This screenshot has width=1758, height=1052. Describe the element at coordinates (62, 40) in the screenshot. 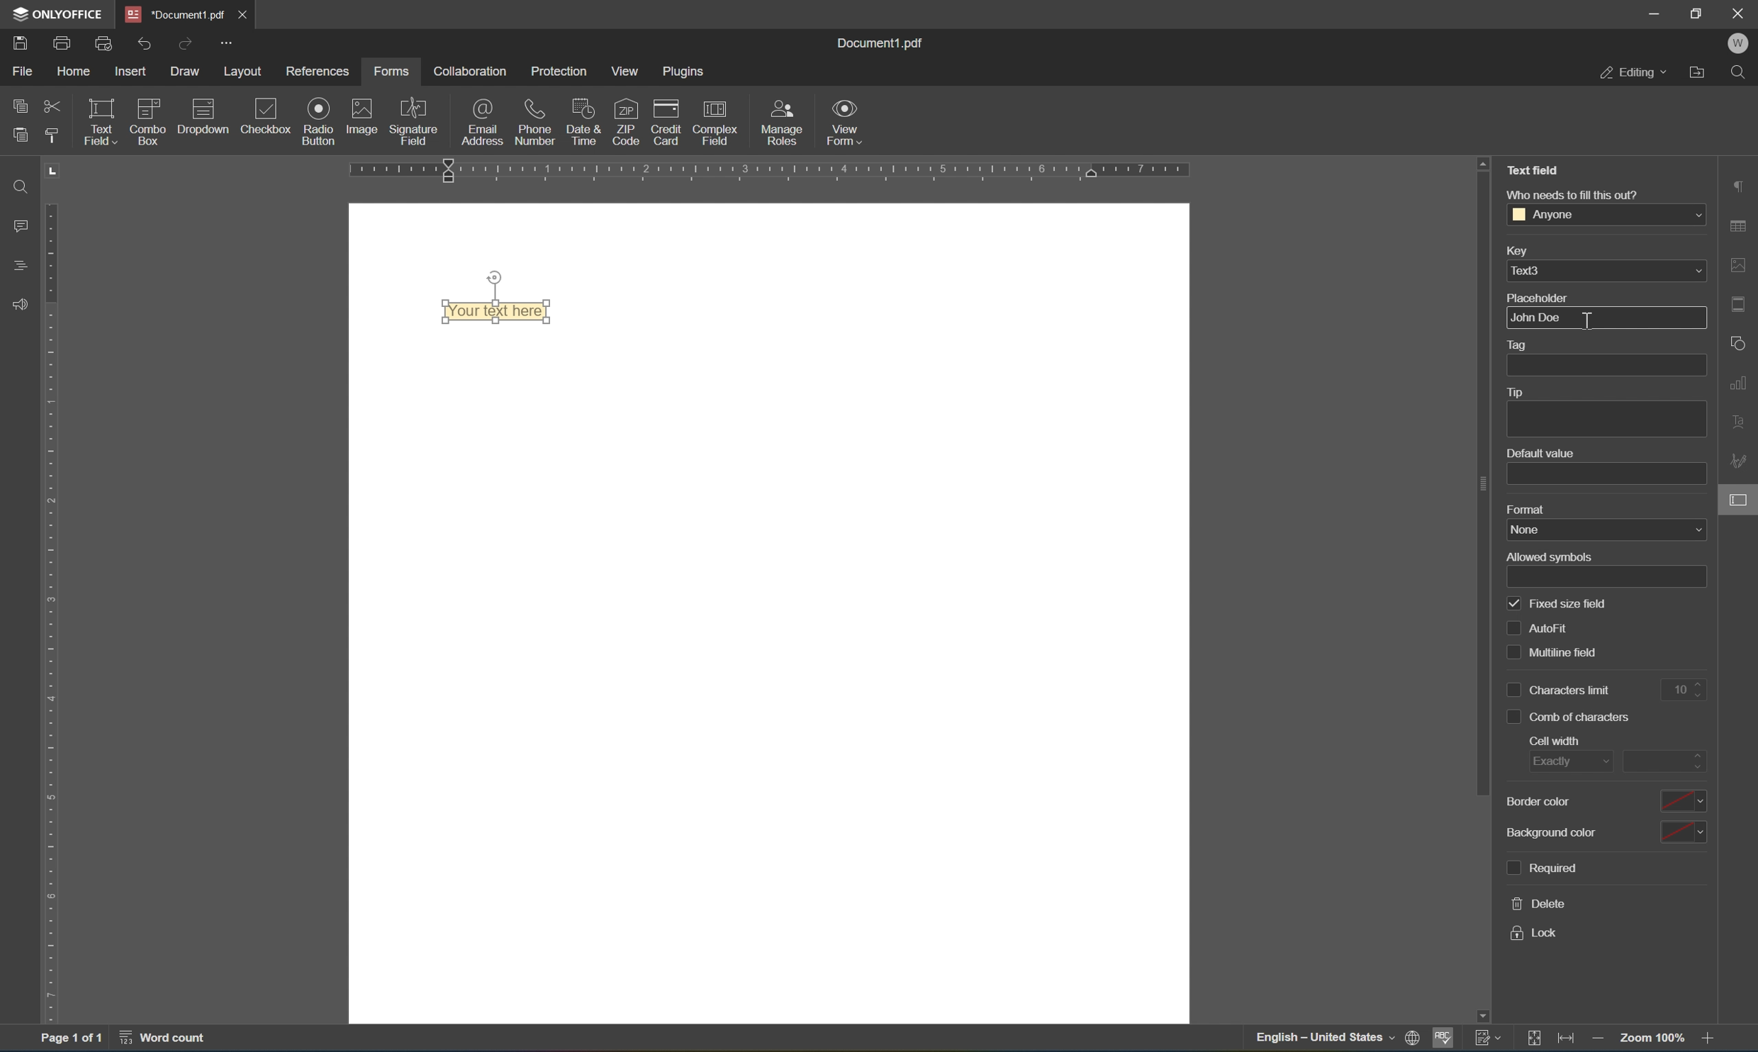

I see `print` at that location.